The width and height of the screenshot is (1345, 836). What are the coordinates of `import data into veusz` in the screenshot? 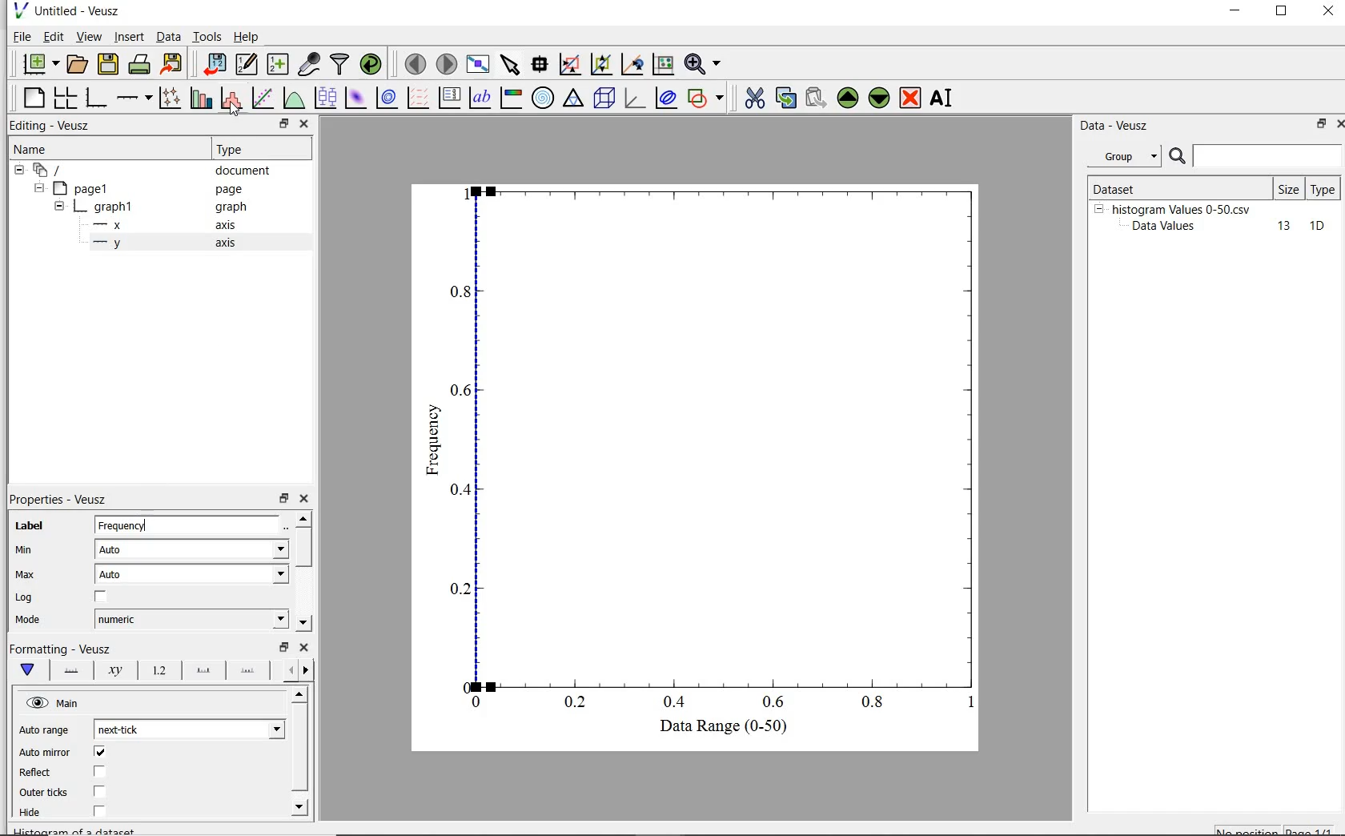 It's located at (217, 64).